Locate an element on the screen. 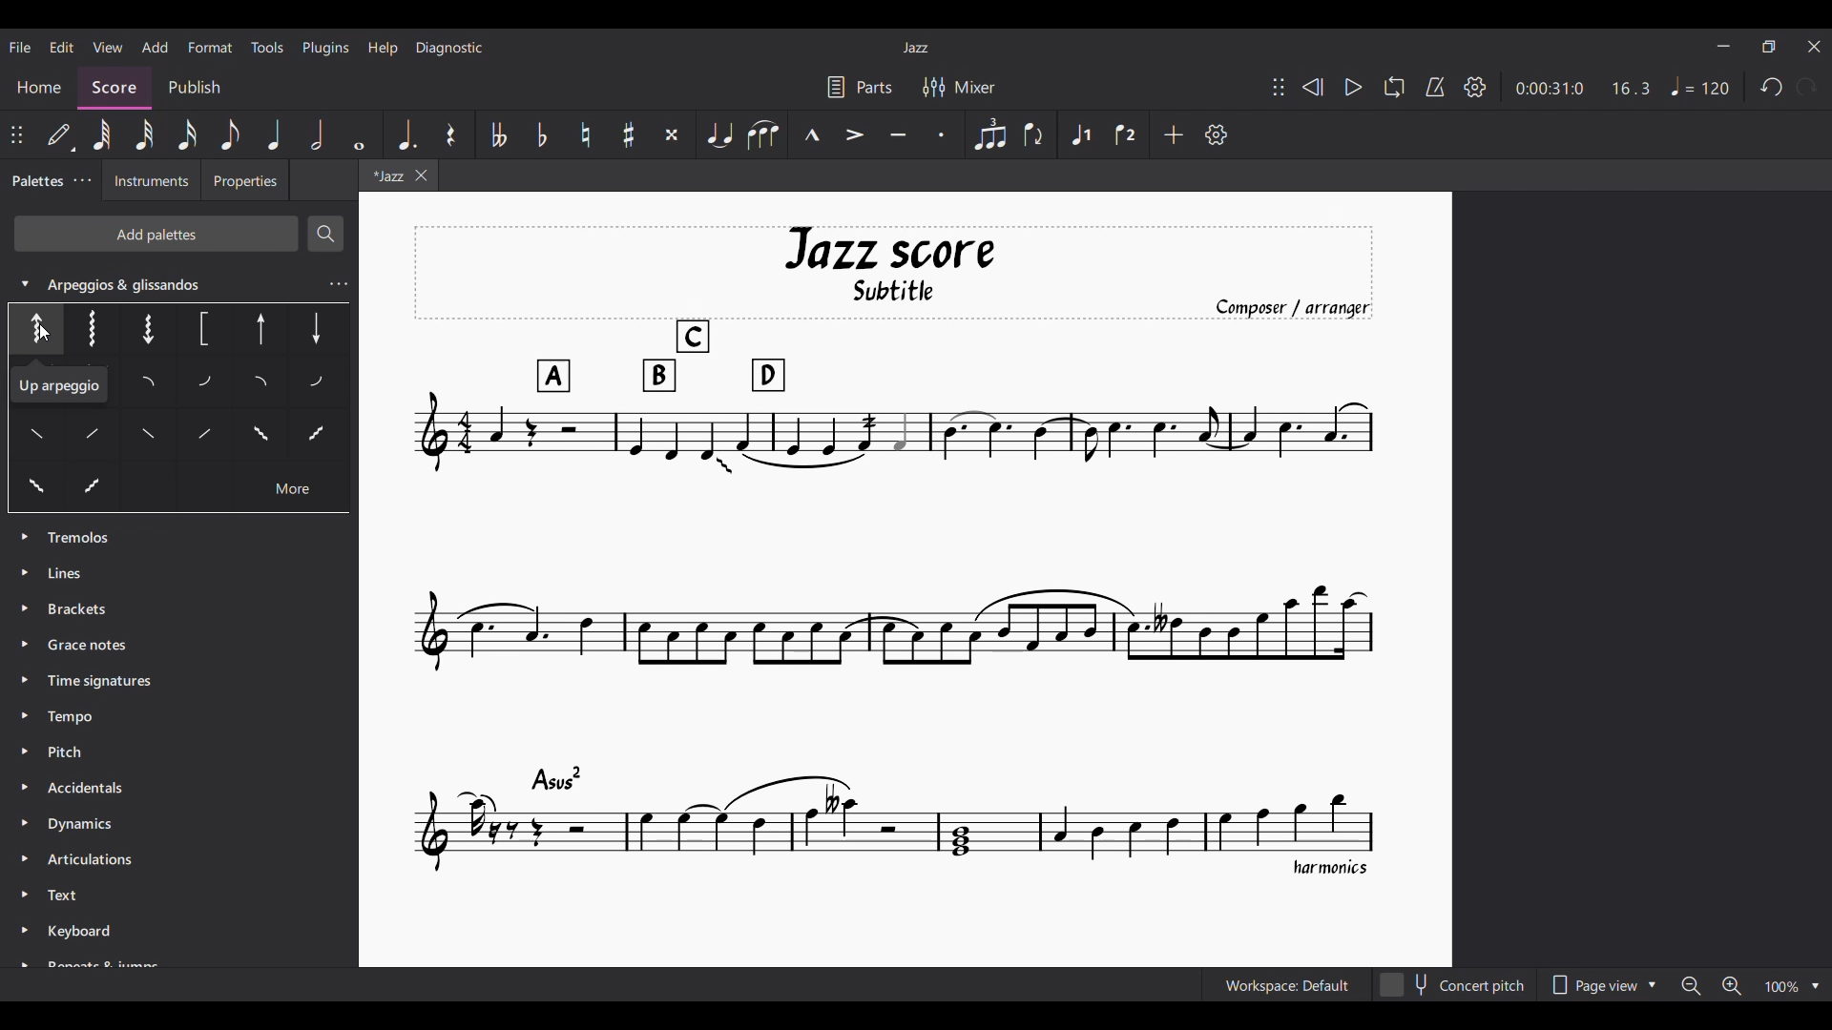 The image size is (1832, 1030). Expand is located at coordinates (21, 747).